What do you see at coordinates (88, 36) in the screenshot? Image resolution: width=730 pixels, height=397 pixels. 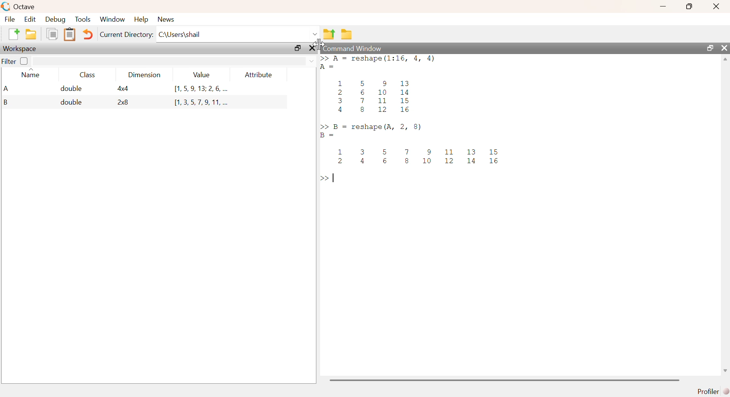 I see `undo` at bounding box center [88, 36].